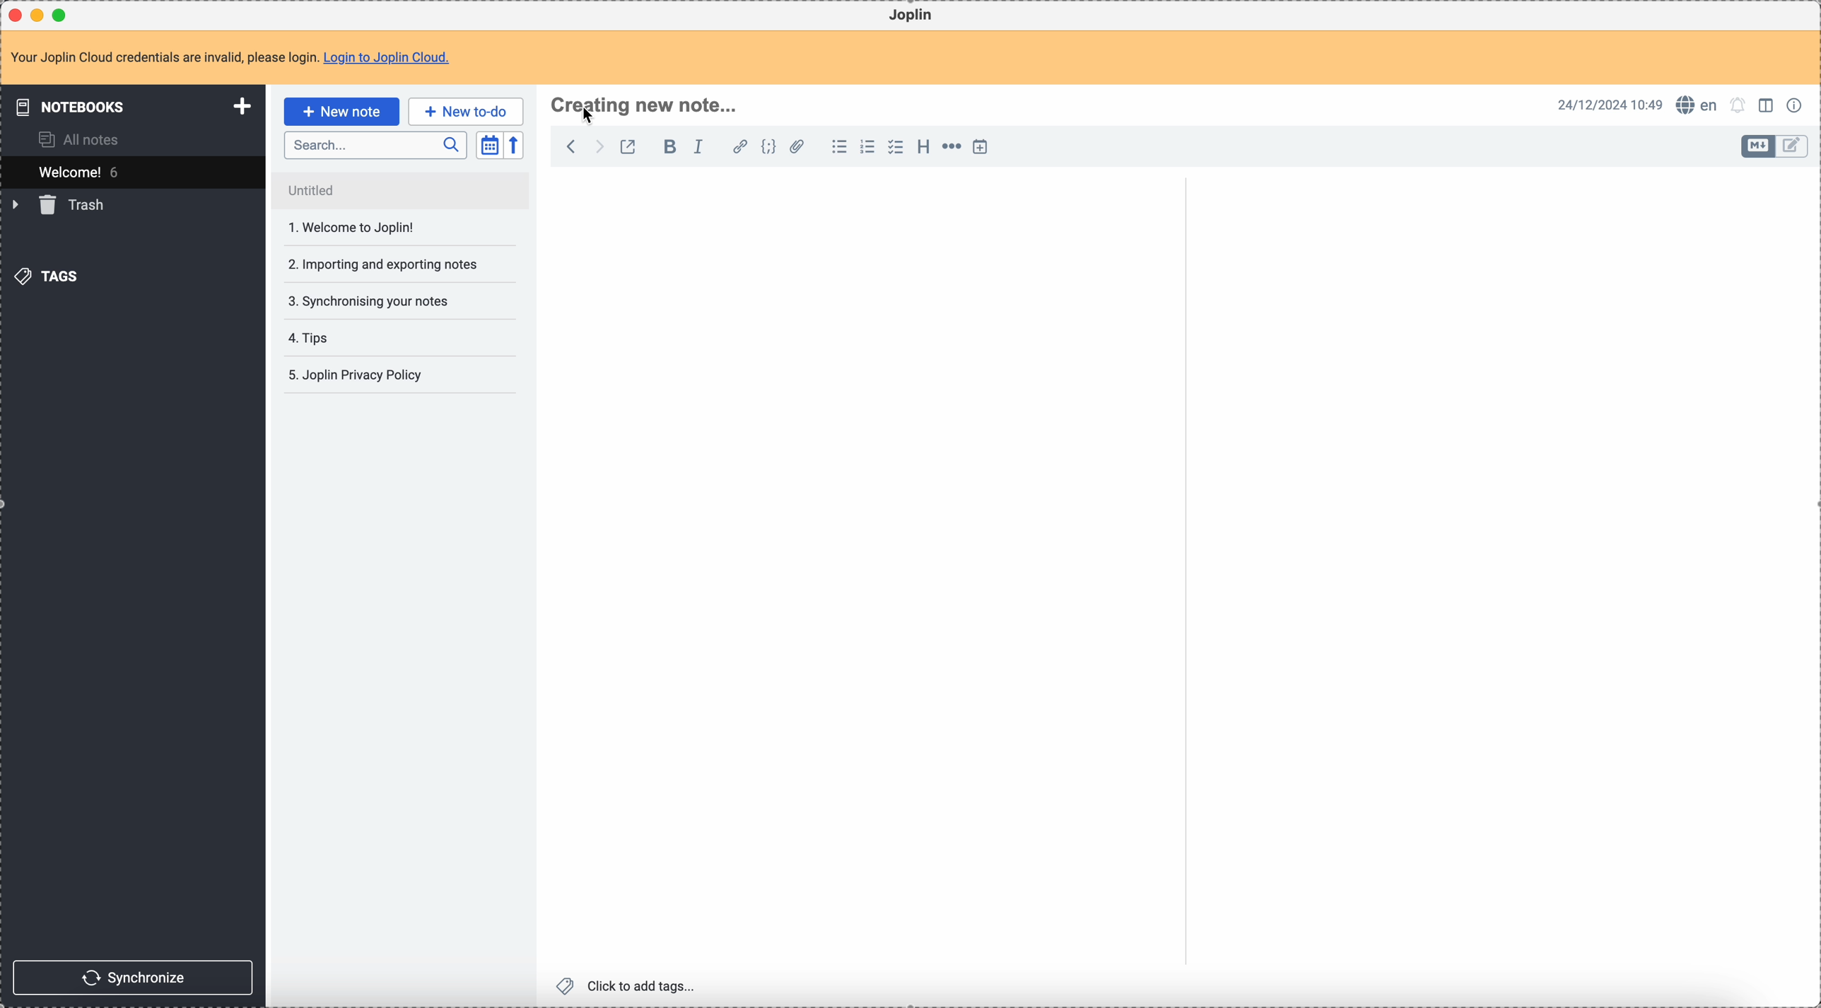  What do you see at coordinates (839, 148) in the screenshot?
I see `bulleted list` at bounding box center [839, 148].